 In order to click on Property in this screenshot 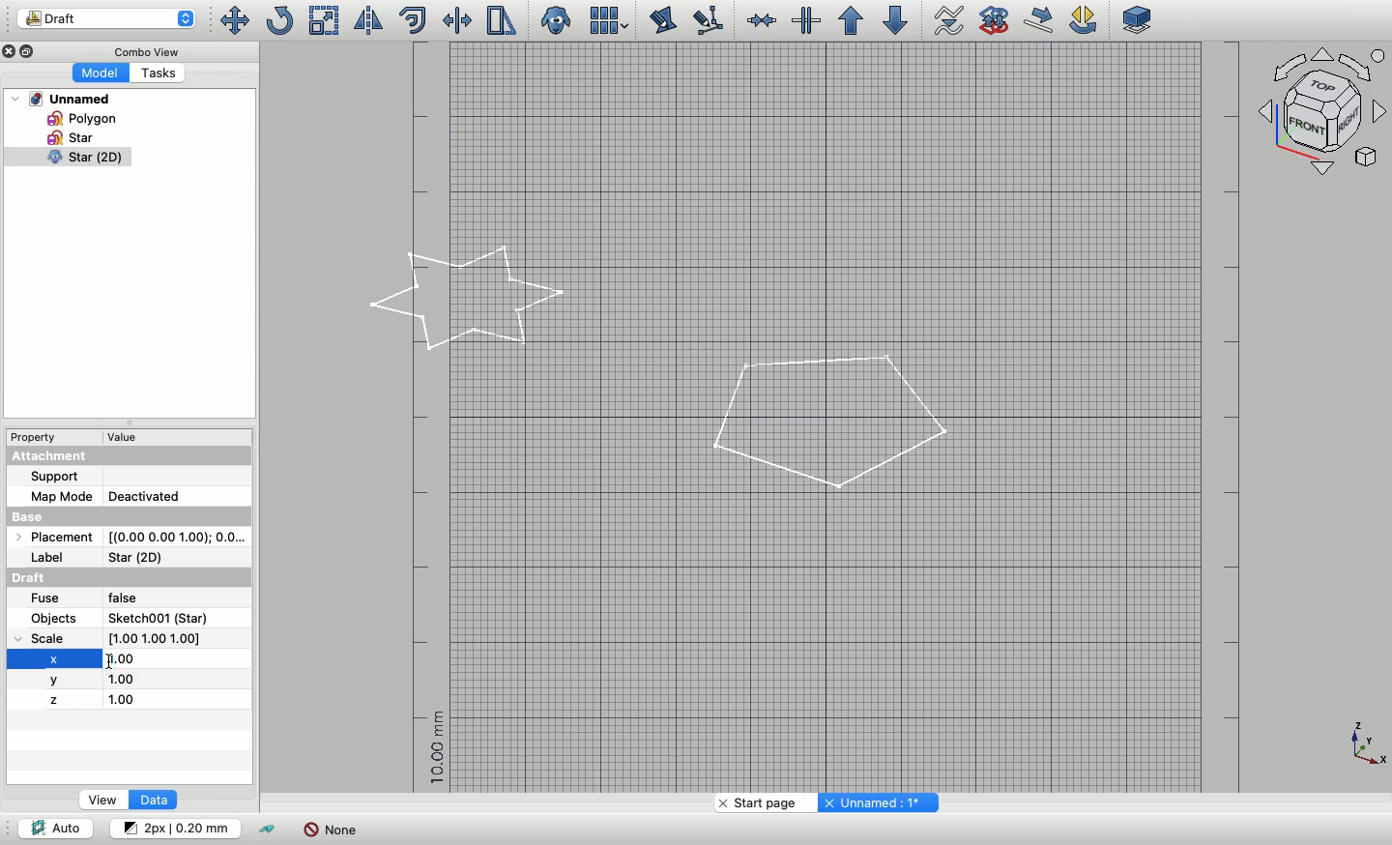, I will do `click(34, 437)`.